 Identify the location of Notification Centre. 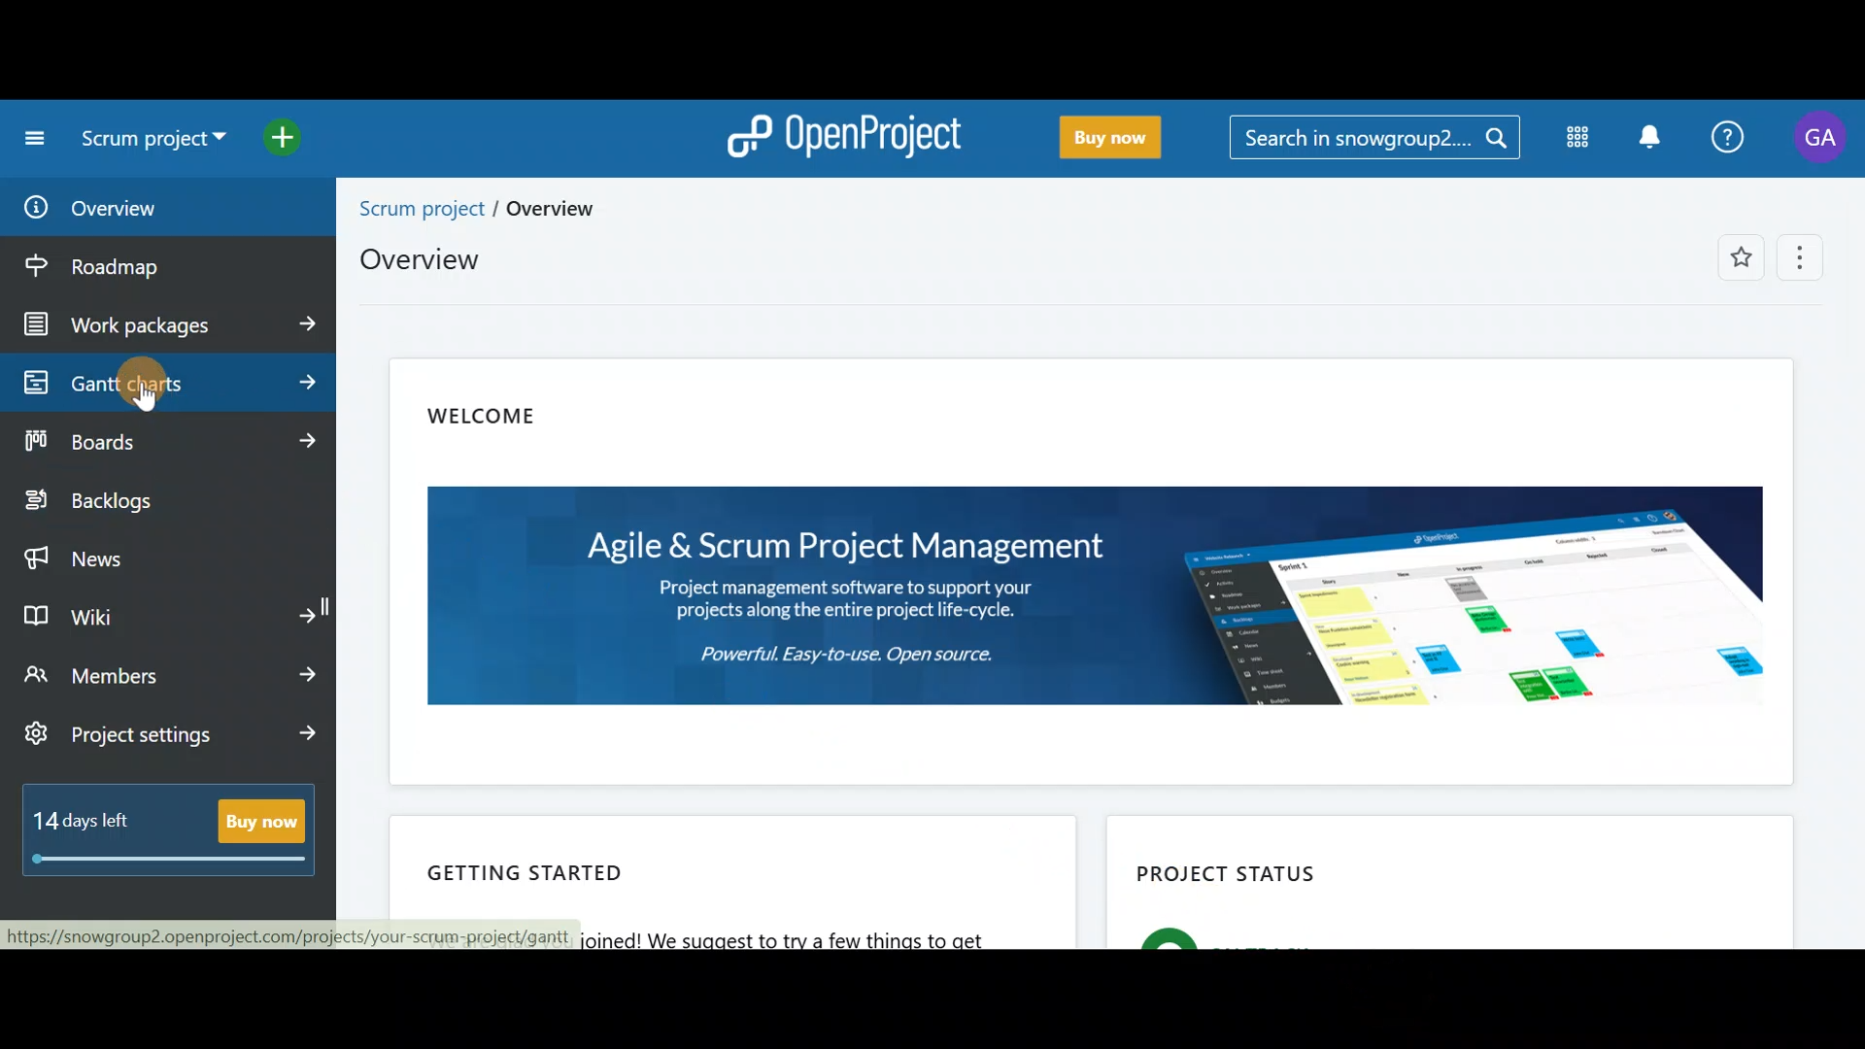
(1651, 137).